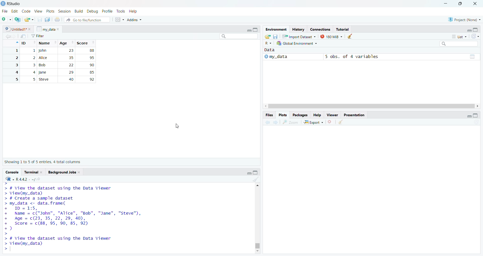  Describe the element at coordinates (237, 37) in the screenshot. I see `Search` at that location.